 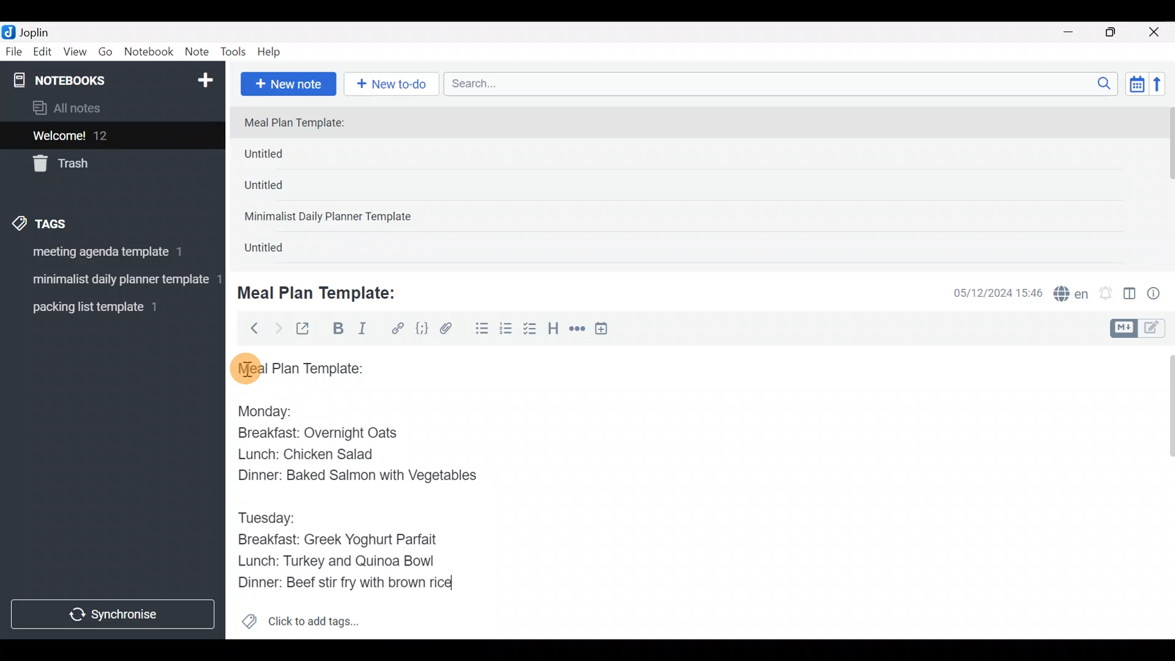 What do you see at coordinates (75, 54) in the screenshot?
I see `View` at bounding box center [75, 54].